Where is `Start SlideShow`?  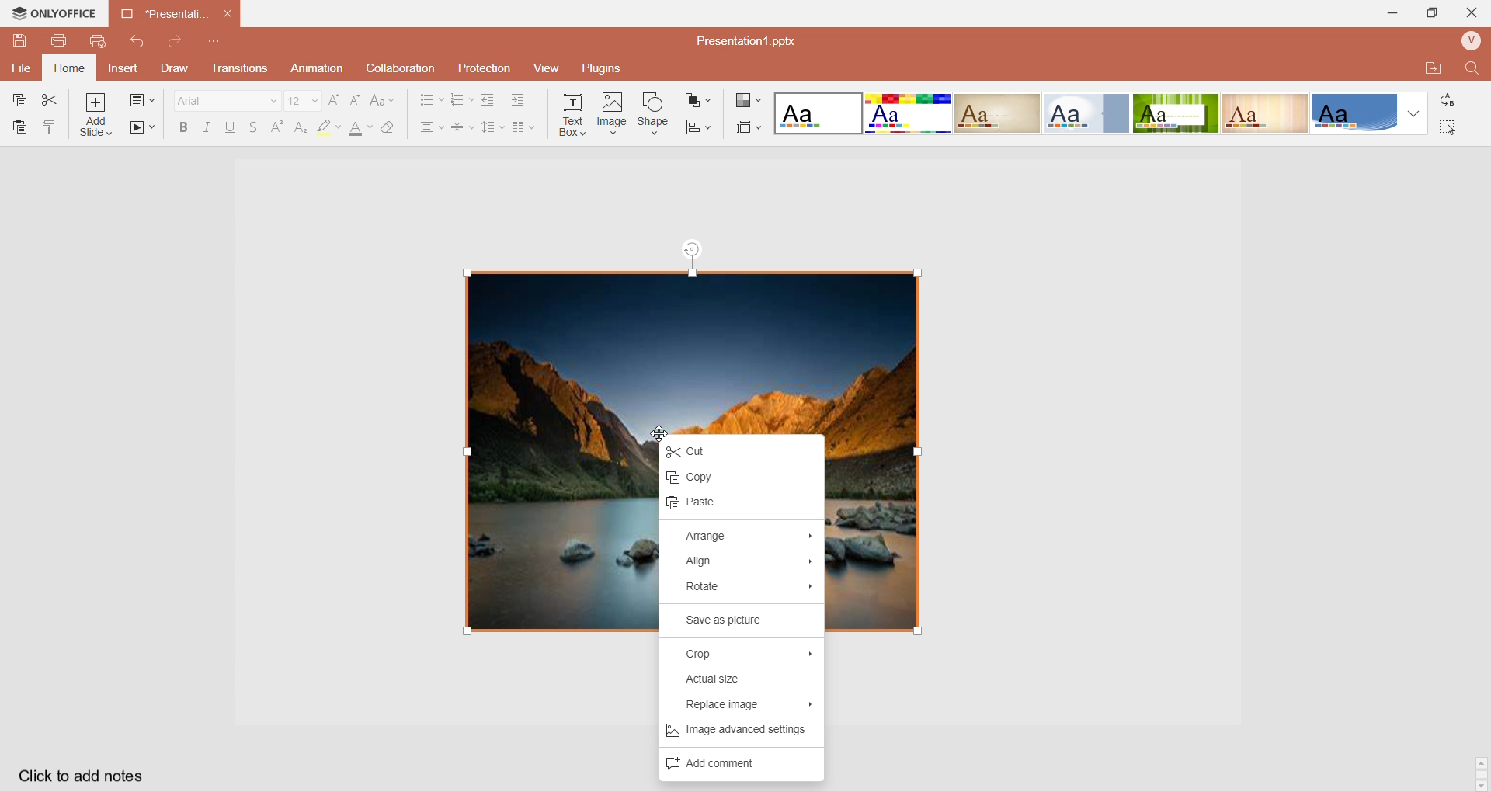 Start SlideShow is located at coordinates (144, 127).